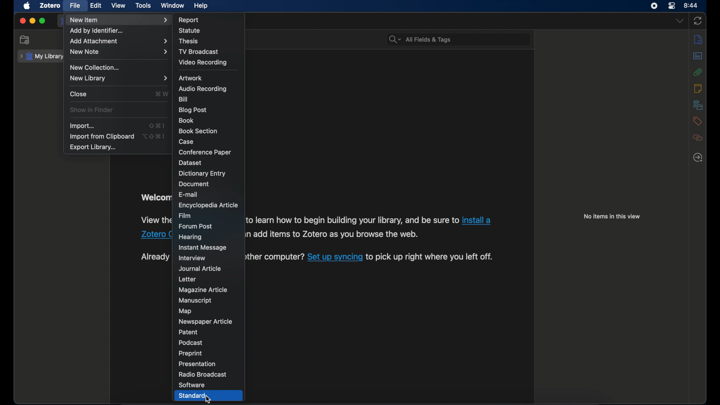 The width and height of the screenshot is (720, 405). I want to click on dropdown, so click(680, 21).